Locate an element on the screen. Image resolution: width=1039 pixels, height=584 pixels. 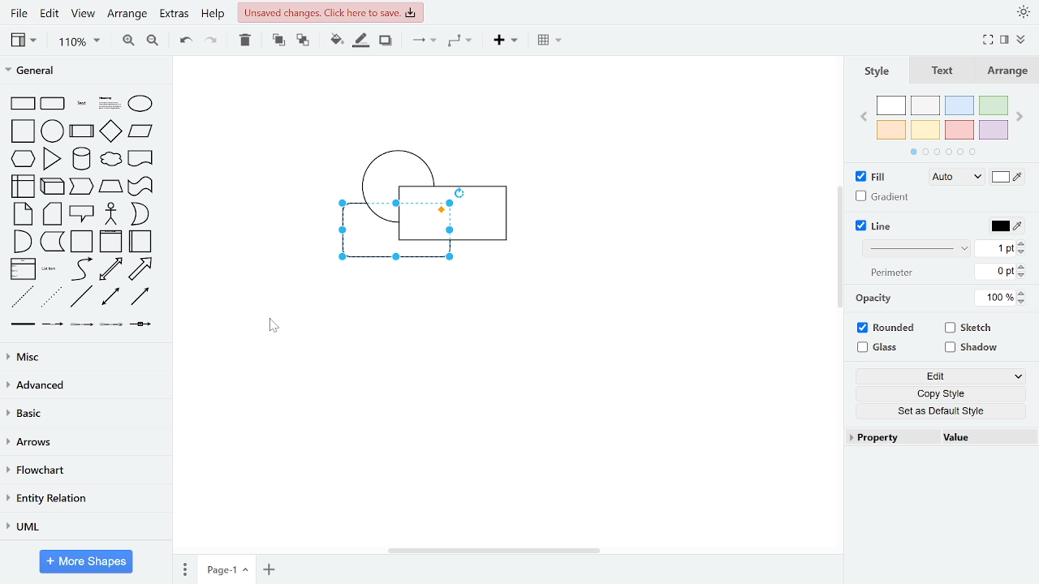
rectangle is located at coordinates (22, 104).